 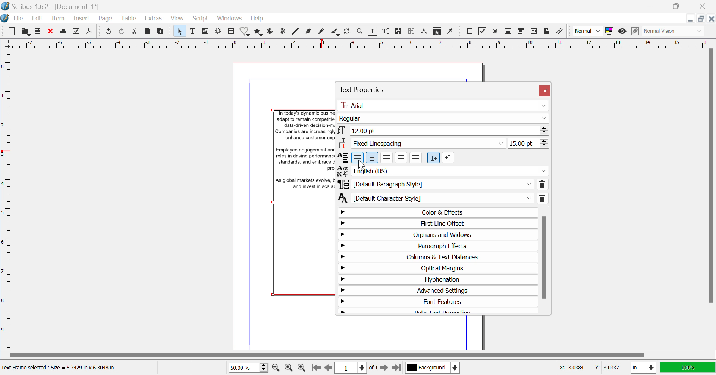 What do you see at coordinates (610, 31) in the screenshot?
I see `Toggle Color Management` at bounding box center [610, 31].